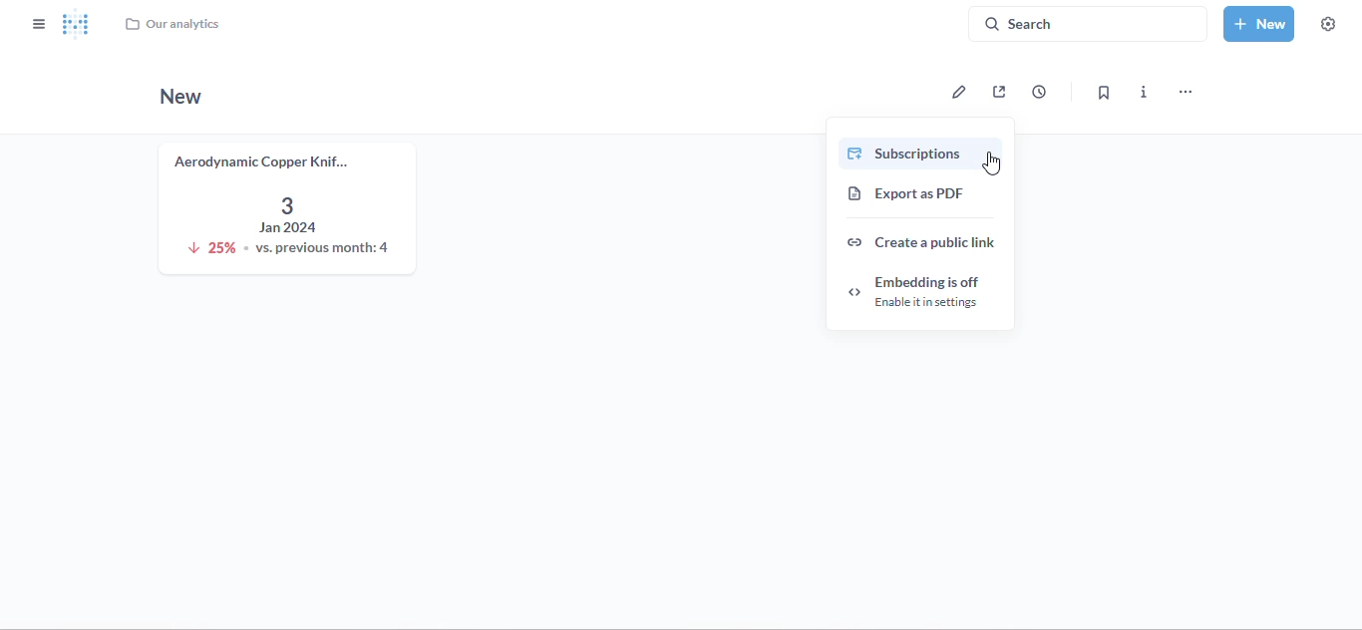 This screenshot has width=1362, height=630. What do you see at coordinates (991, 164) in the screenshot?
I see `cursor` at bounding box center [991, 164].